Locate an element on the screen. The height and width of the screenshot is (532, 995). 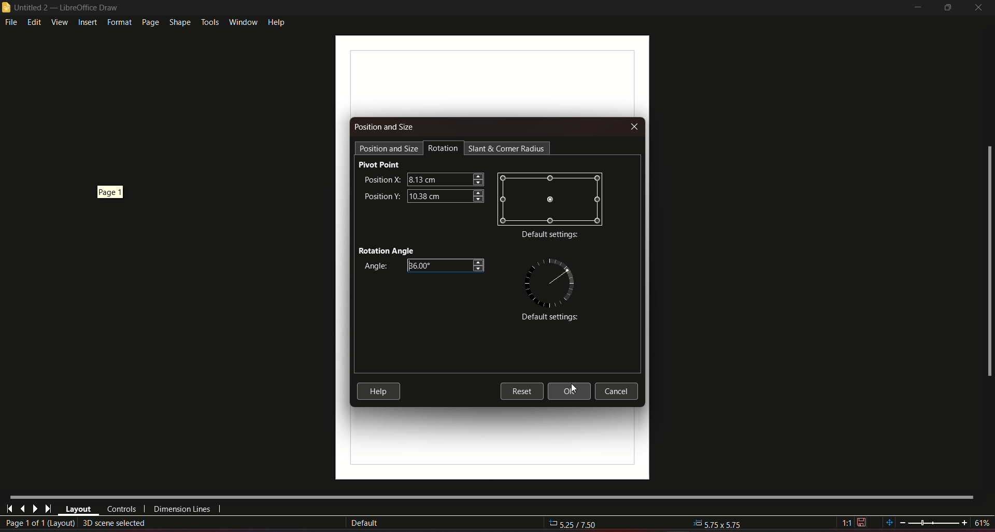
layout is located at coordinates (78, 510).